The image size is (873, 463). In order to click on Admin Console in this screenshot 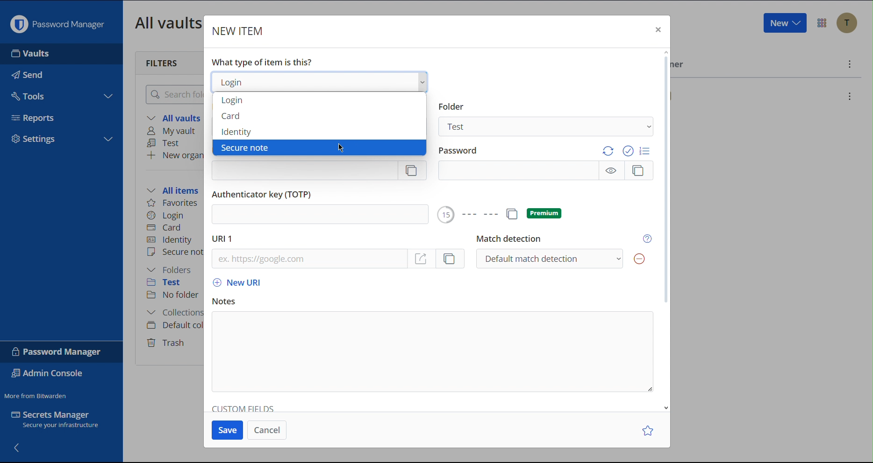, I will do `click(50, 374)`.